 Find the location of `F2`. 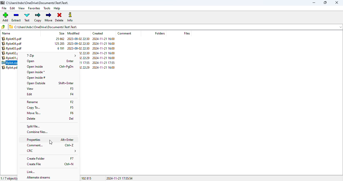

F2 is located at coordinates (72, 102).